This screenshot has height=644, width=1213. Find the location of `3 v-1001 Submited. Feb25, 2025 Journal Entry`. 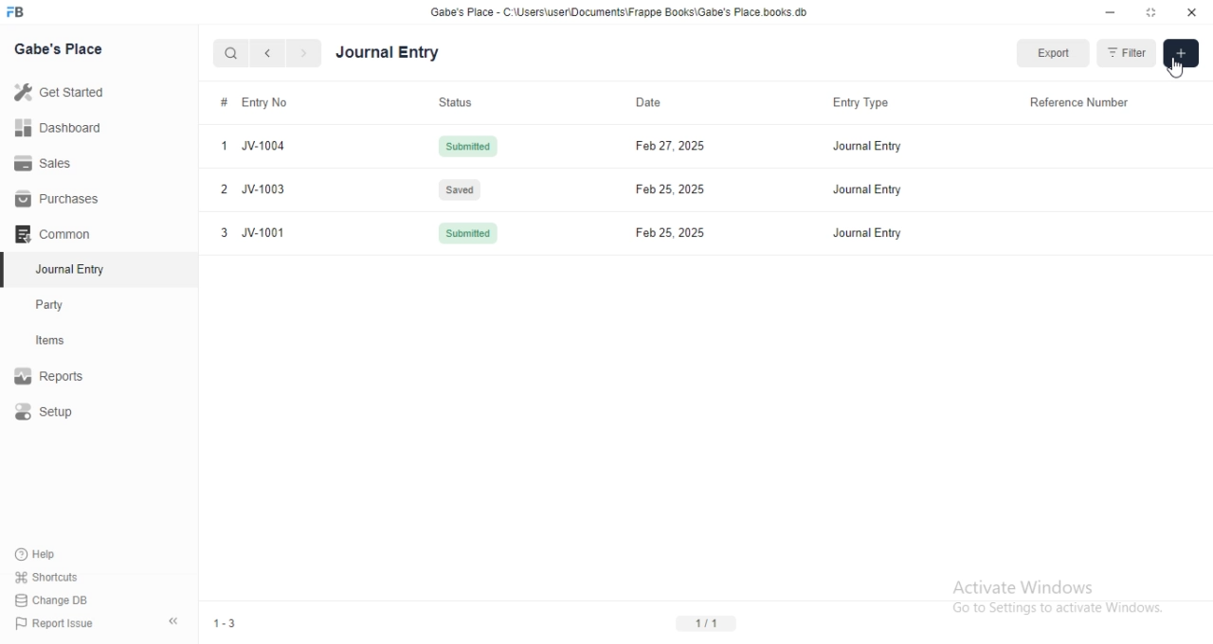

3 v-1001 Submited. Feb25, 2025 Journal Entry is located at coordinates (700, 232).